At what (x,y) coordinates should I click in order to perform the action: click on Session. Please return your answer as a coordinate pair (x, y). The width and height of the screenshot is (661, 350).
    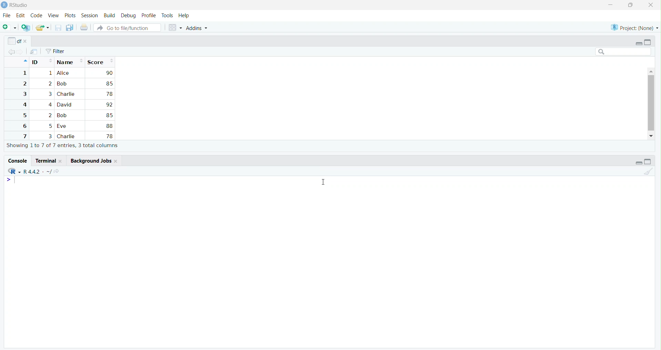
    Looking at the image, I should click on (90, 15).